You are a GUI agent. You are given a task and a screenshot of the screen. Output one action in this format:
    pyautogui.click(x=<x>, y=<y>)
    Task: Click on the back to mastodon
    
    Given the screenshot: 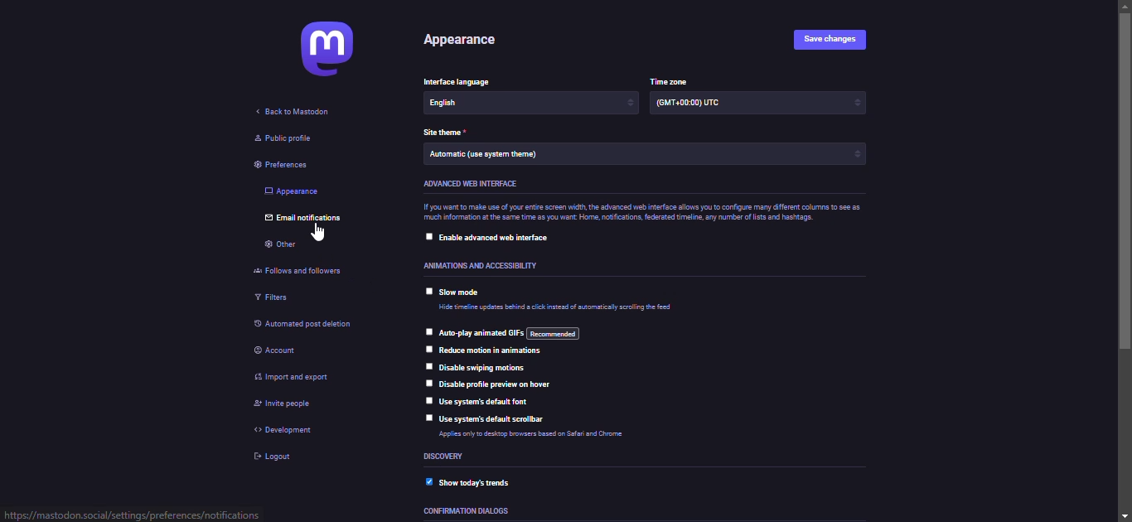 What is the action you would take?
    pyautogui.click(x=296, y=112)
    